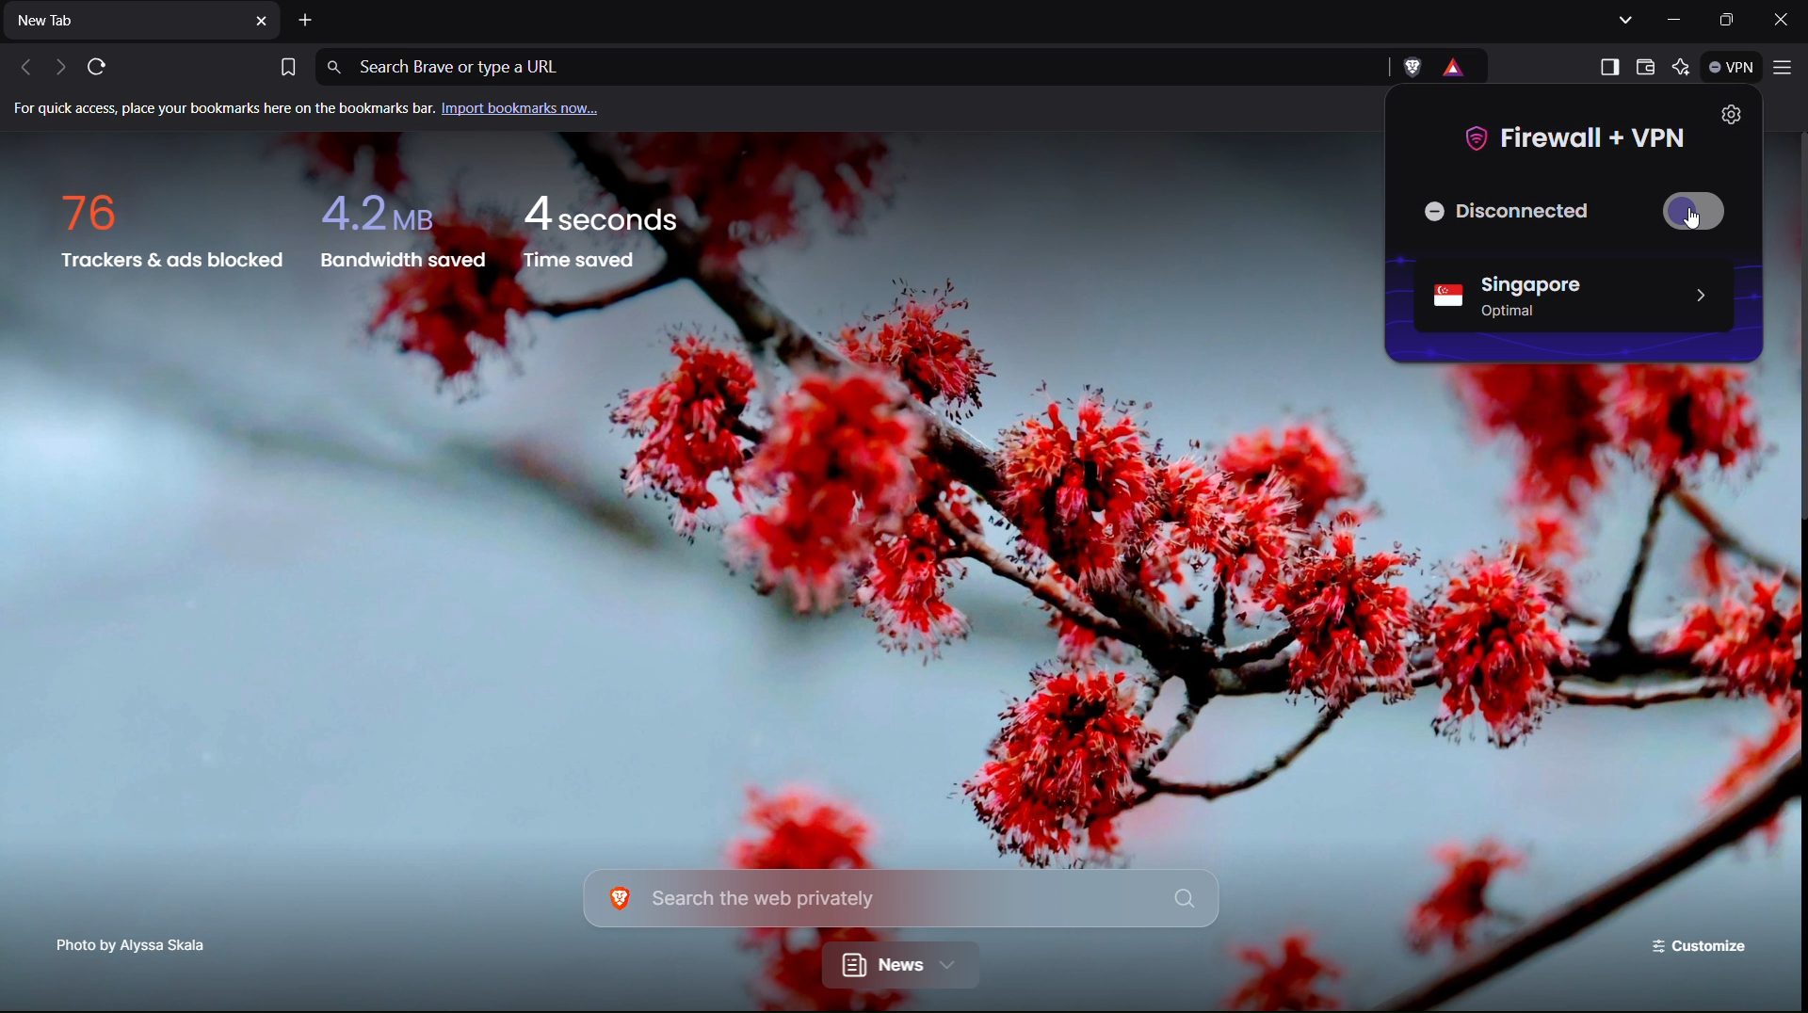 The height and width of the screenshot is (1013, 1808). What do you see at coordinates (903, 896) in the screenshot?
I see `Search bar` at bounding box center [903, 896].